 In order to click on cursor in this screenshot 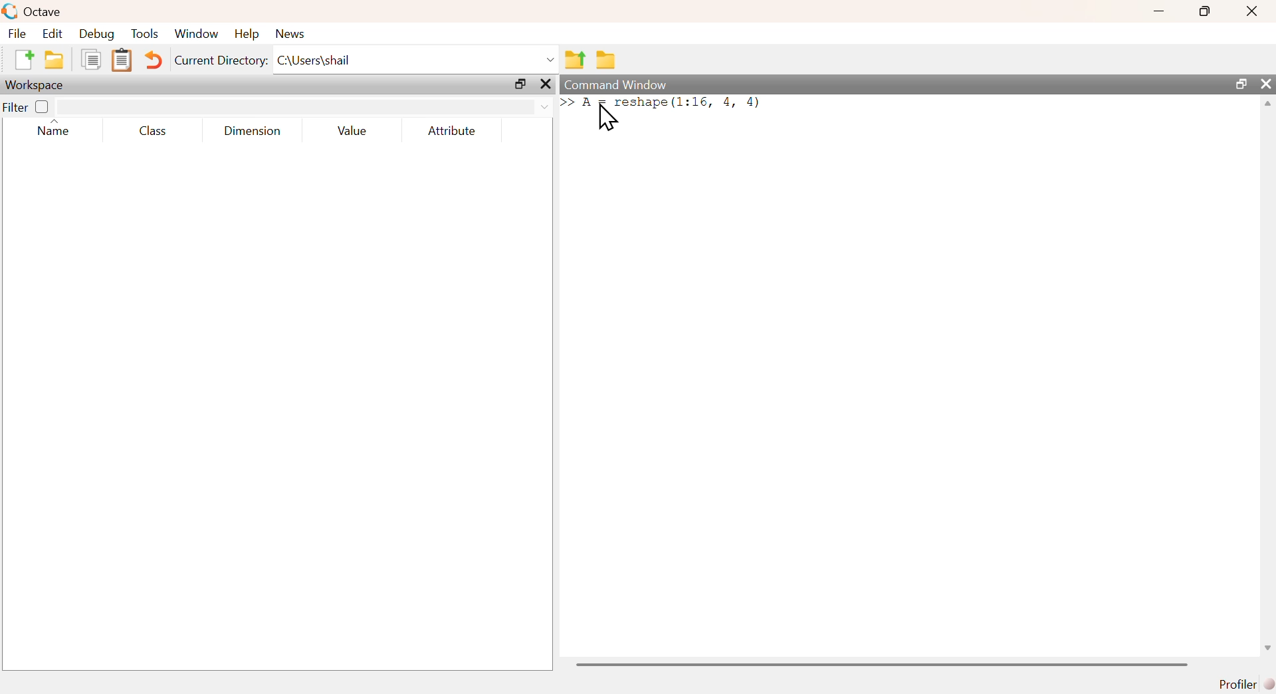, I will do `click(608, 120)`.